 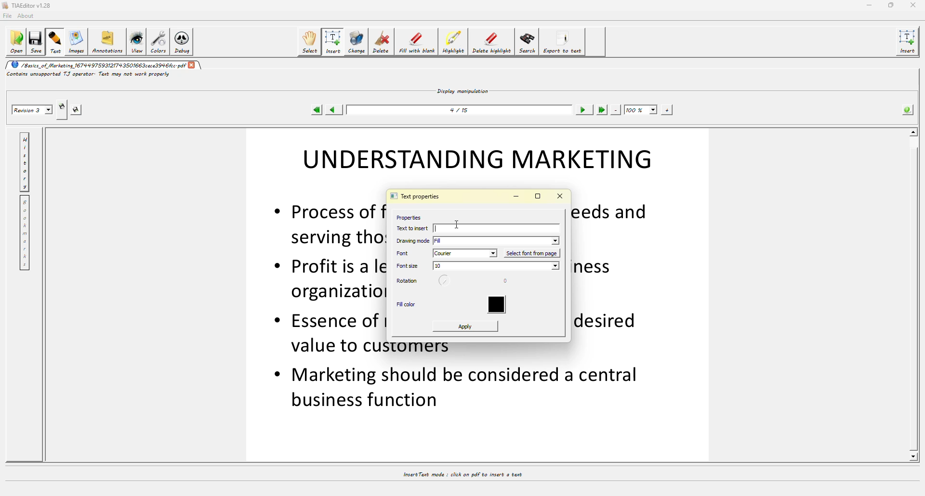 What do you see at coordinates (310, 41) in the screenshot?
I see `select` at bounding box center [310, 41].